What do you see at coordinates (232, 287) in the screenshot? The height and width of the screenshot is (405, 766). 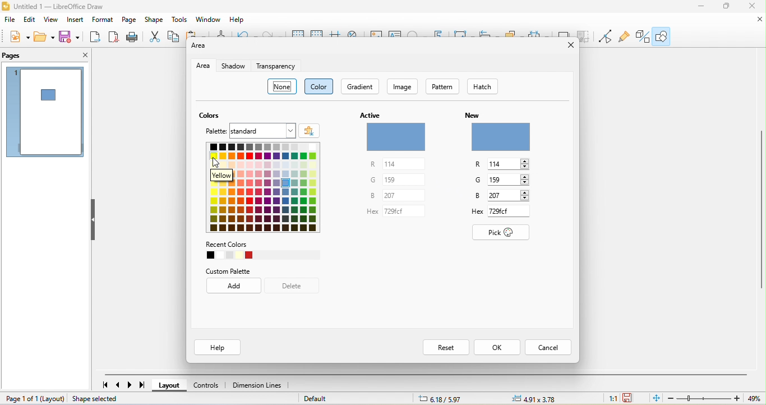 I see `add` at bounding box center [232, 287].